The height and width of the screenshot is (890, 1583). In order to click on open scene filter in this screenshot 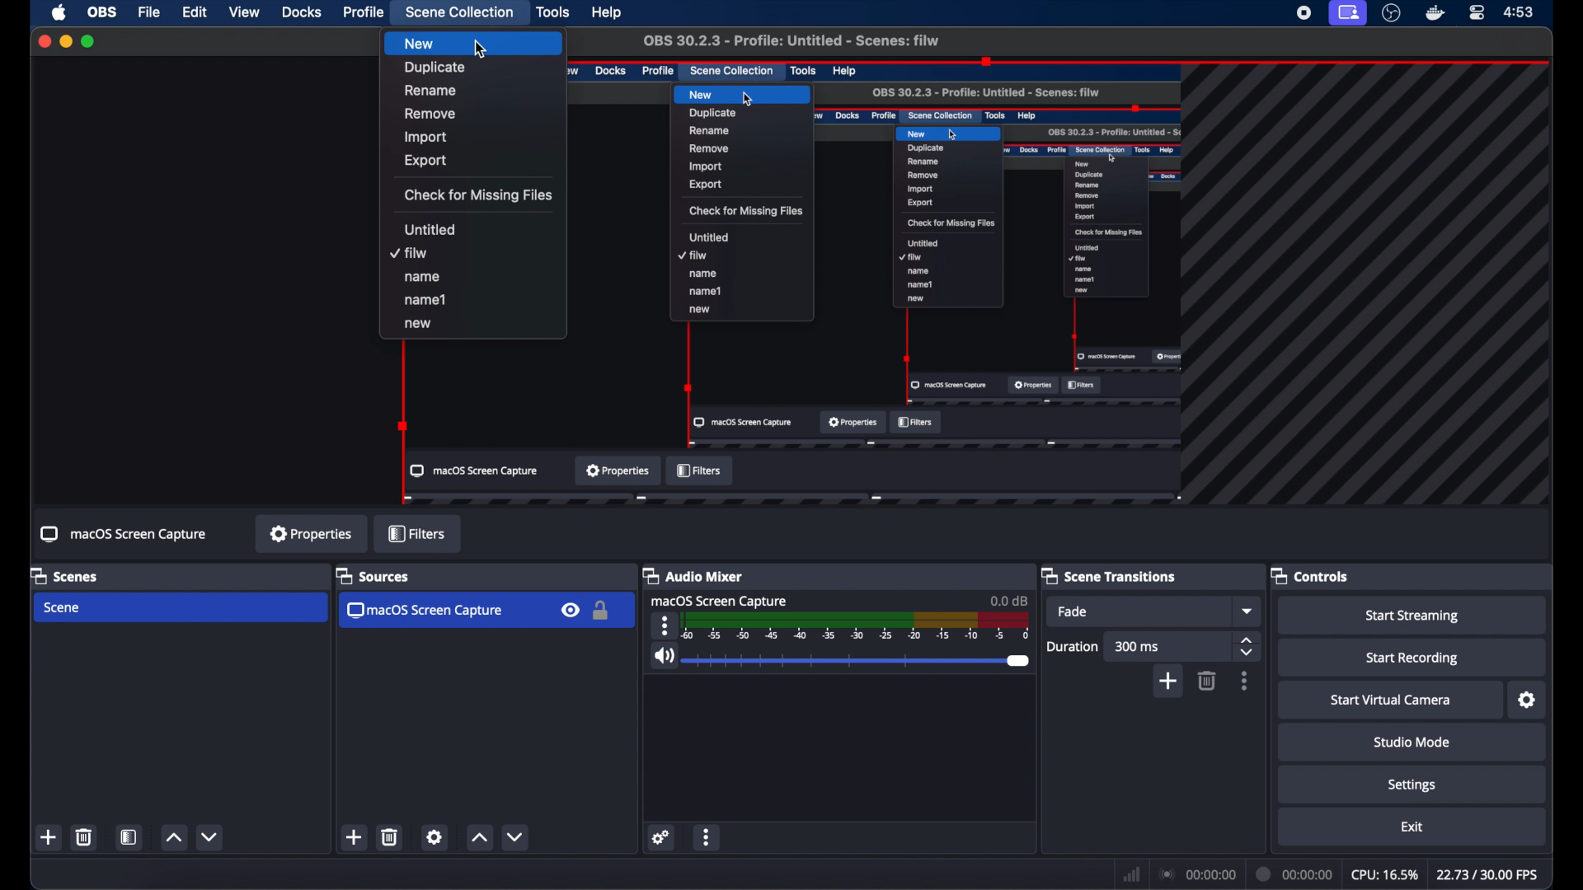, I will do `click(129, 838)`.